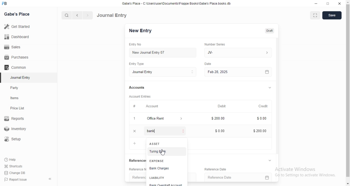 The height and width of the screenshot is (186, 350). Describe the element at coordinates (163, 153) in the screenshot. I see `cursor` at that location.